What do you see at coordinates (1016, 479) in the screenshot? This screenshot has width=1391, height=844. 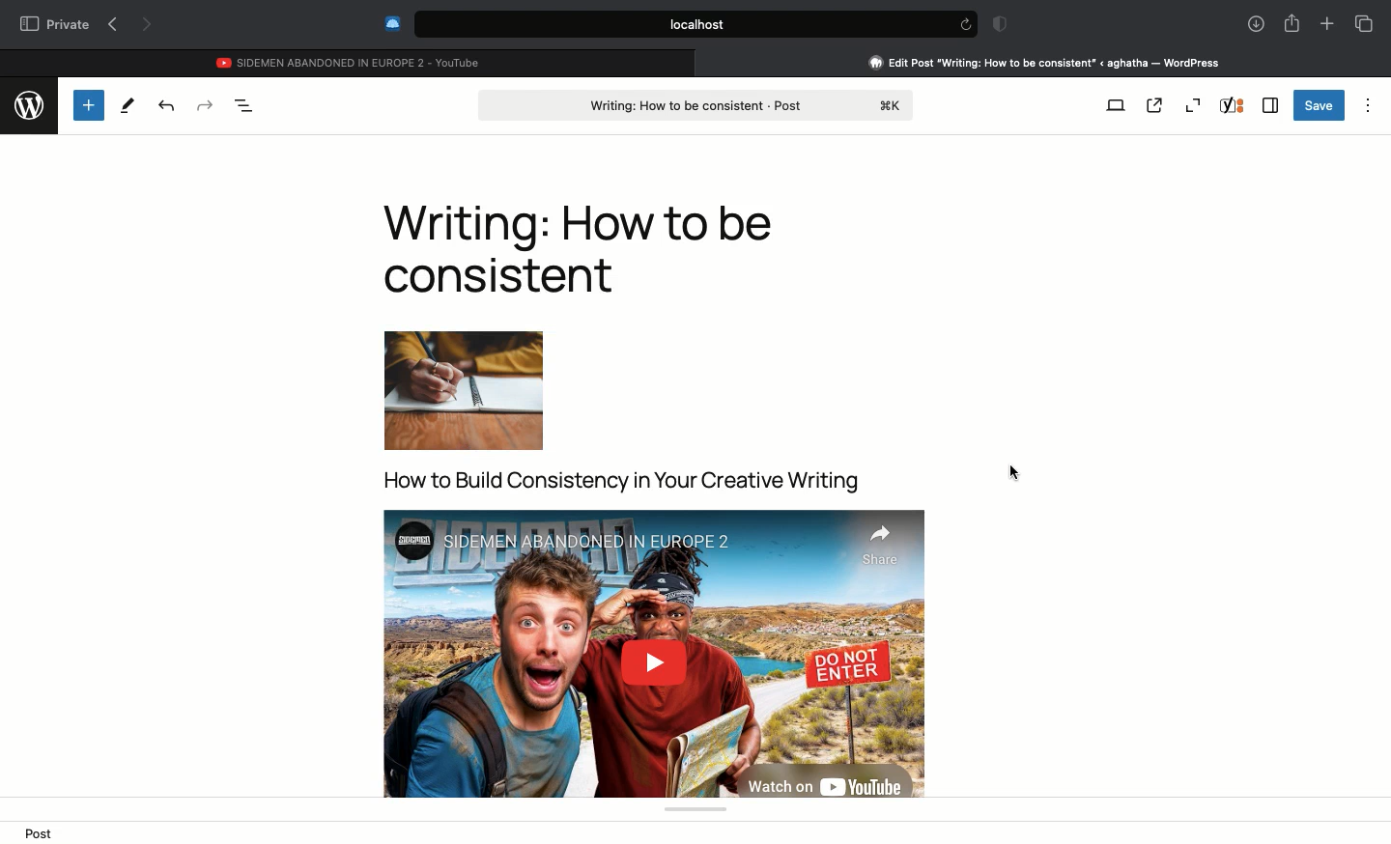 I see `Clicking screen to save` at bounding box center [1016, 479].